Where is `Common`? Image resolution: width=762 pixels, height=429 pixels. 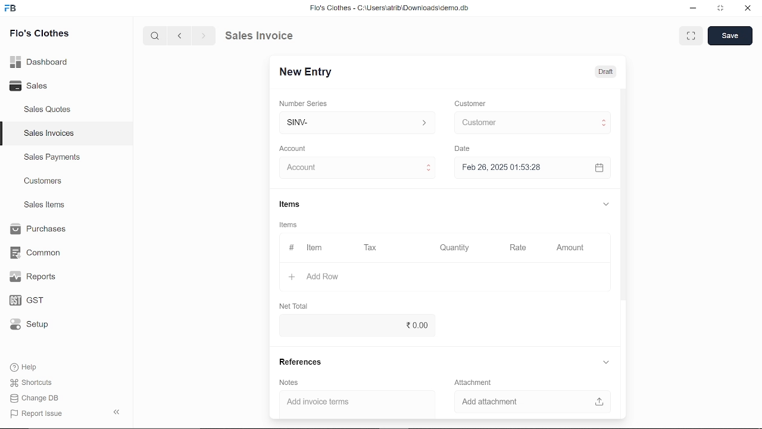 Common is located at coordinates (37, 253).